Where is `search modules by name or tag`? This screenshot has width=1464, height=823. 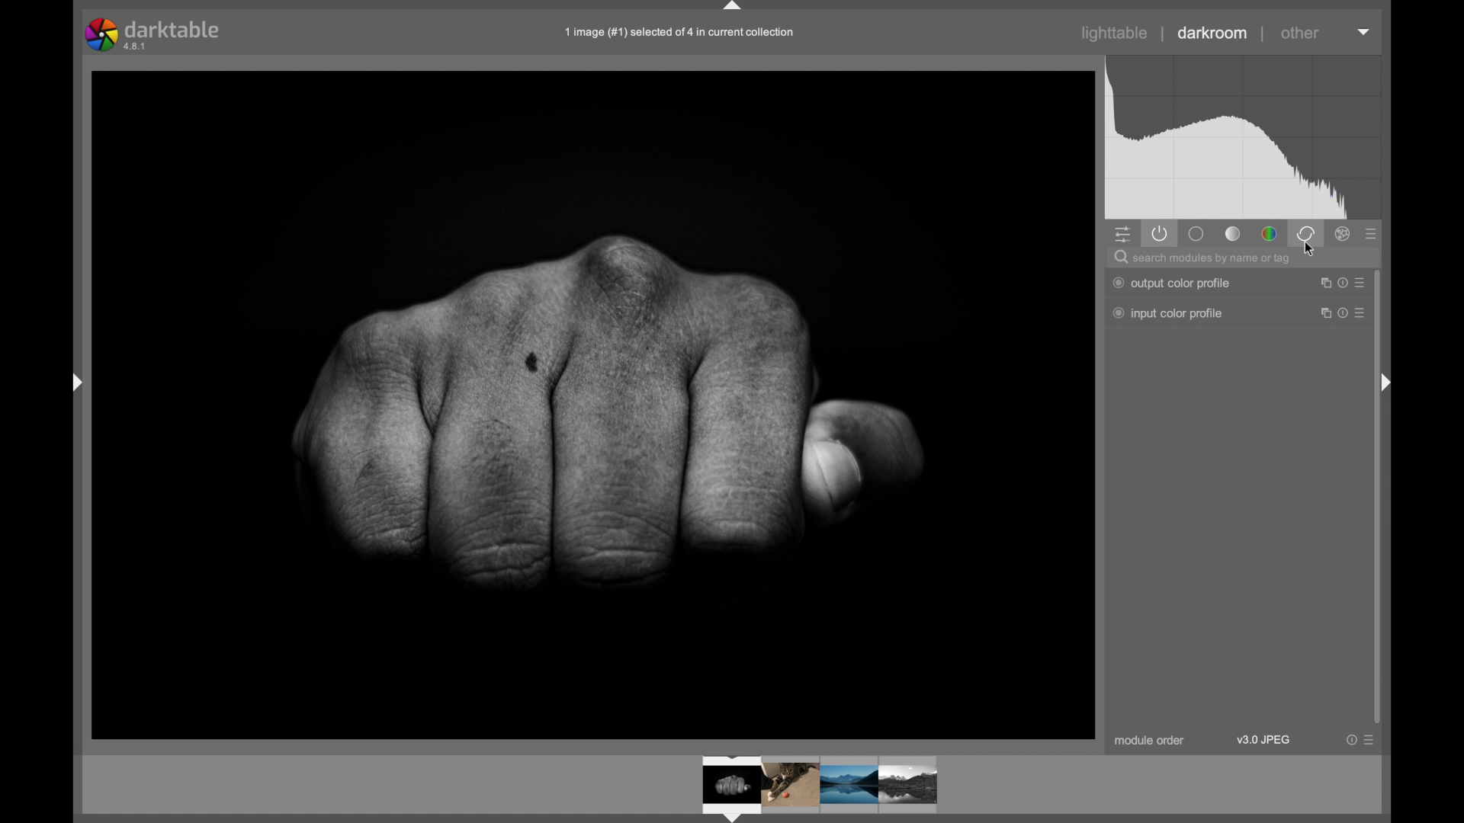
search modules by name or tag is located at coordinates (1199, 259).